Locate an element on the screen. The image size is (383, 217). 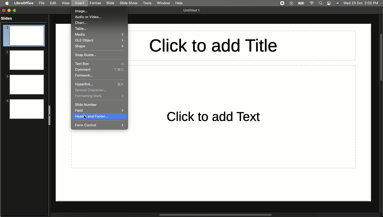
Hyperlink is located at coordinates (100, 84).